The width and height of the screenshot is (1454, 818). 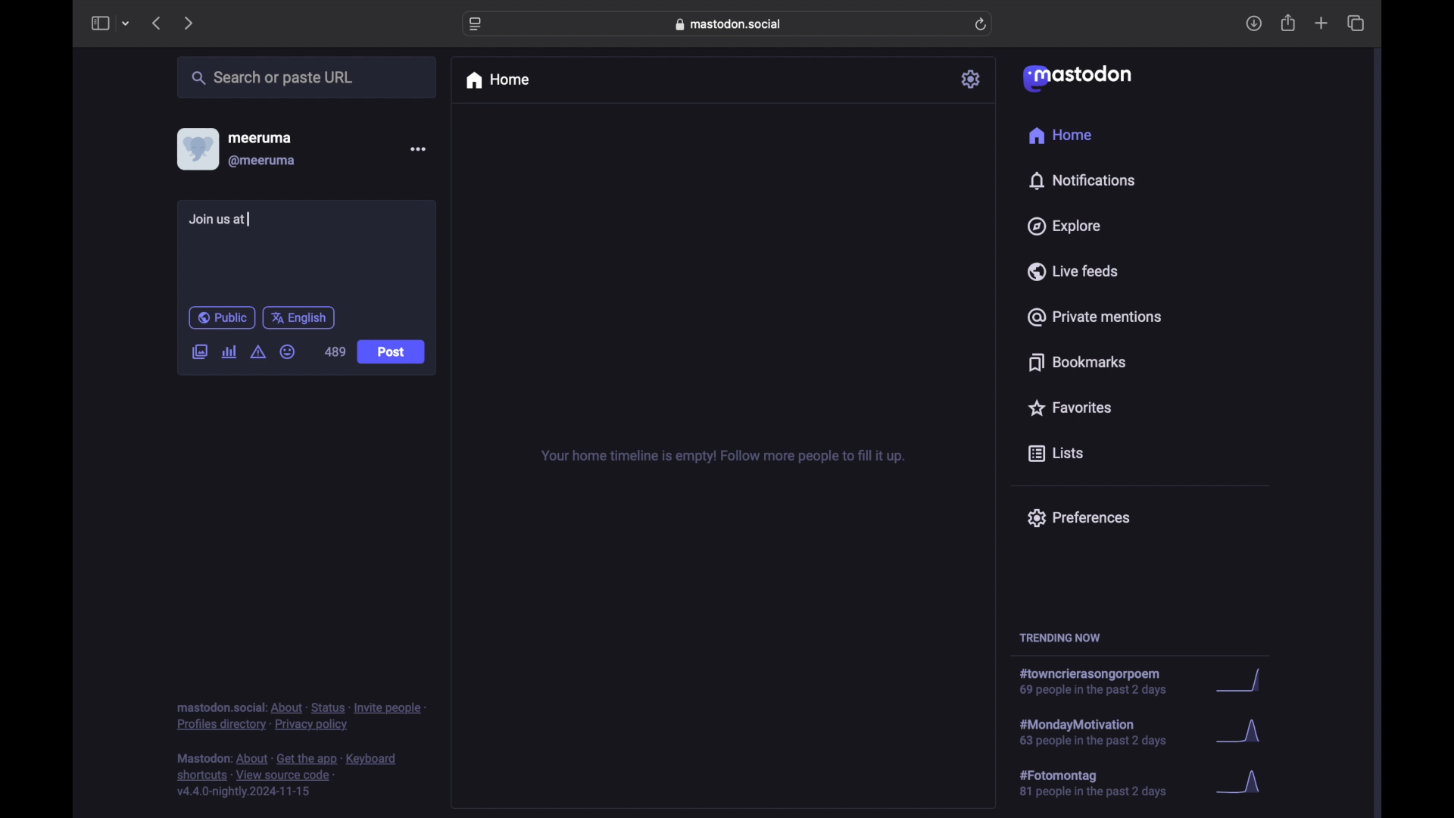 What do you see at coordinates (299, 317) in the screenshot?
I see `english` at bounding box center [299, 317].